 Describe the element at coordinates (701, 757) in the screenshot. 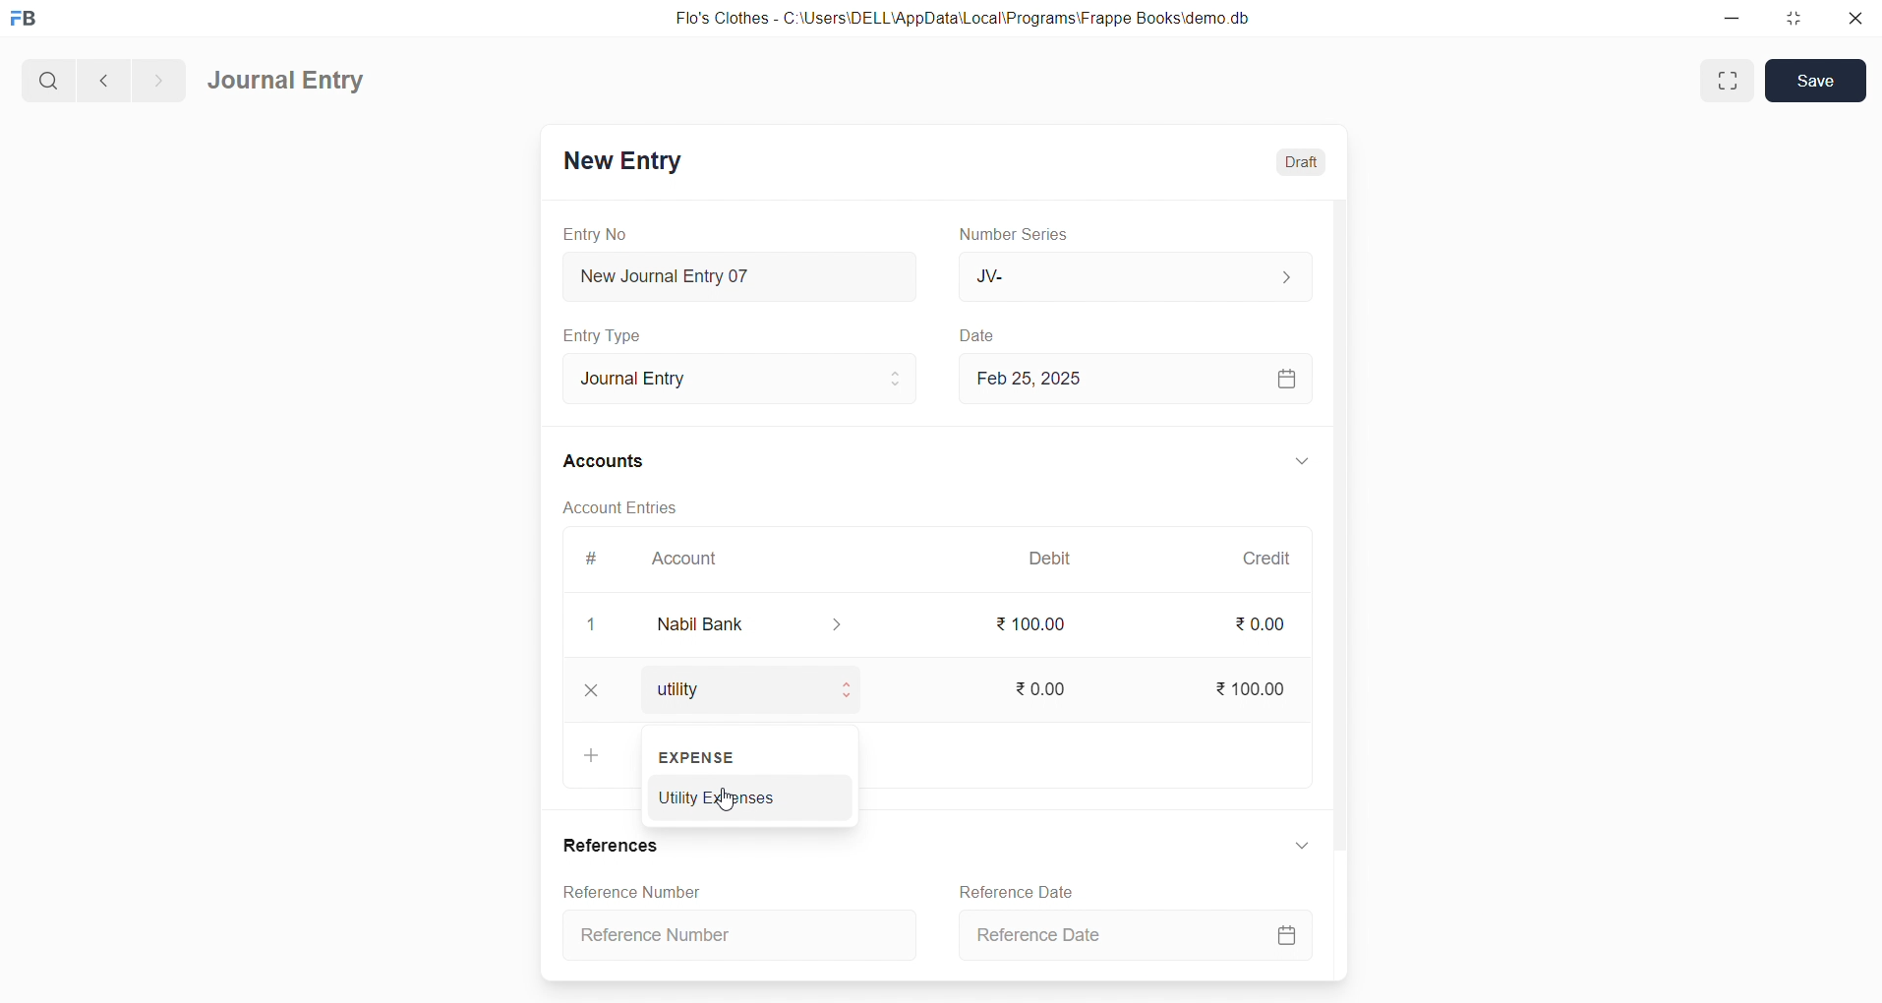

I see `EXPENSE` at that location.